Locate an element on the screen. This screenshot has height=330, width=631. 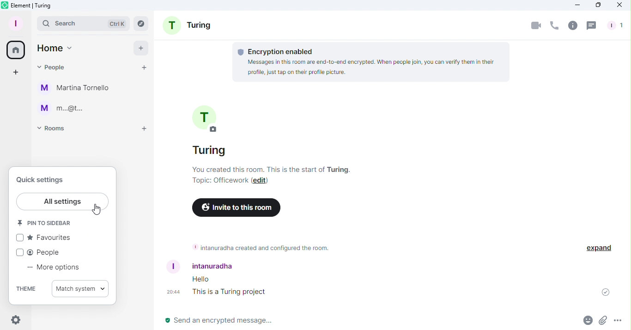
Match system is located at coordinates (81, 290).